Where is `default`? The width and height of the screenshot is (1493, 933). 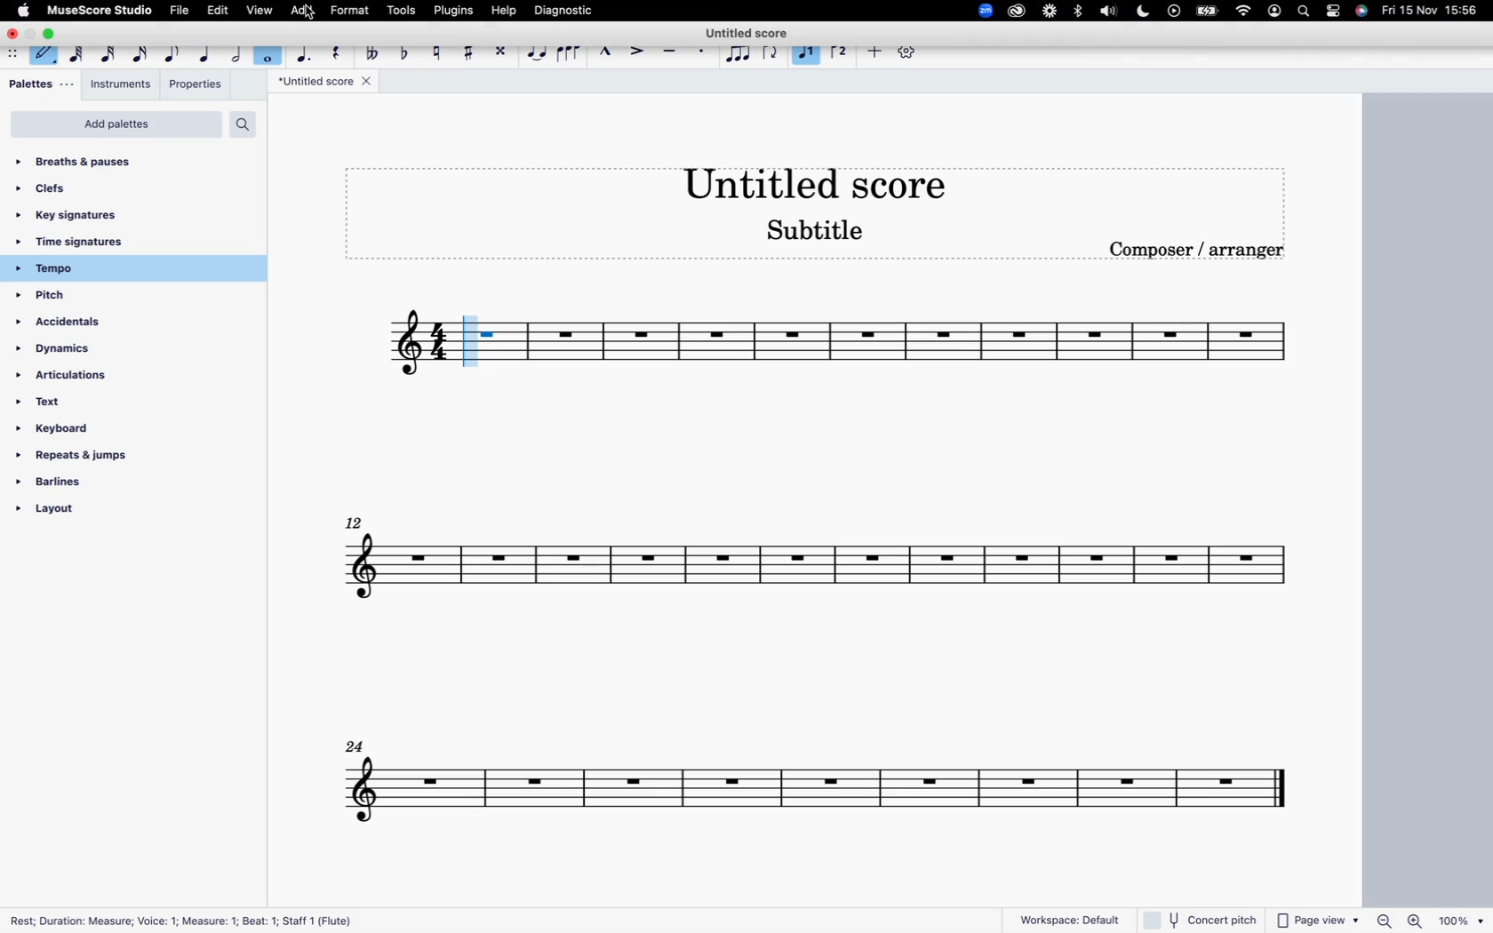
default is located at coordinates (44, 56).